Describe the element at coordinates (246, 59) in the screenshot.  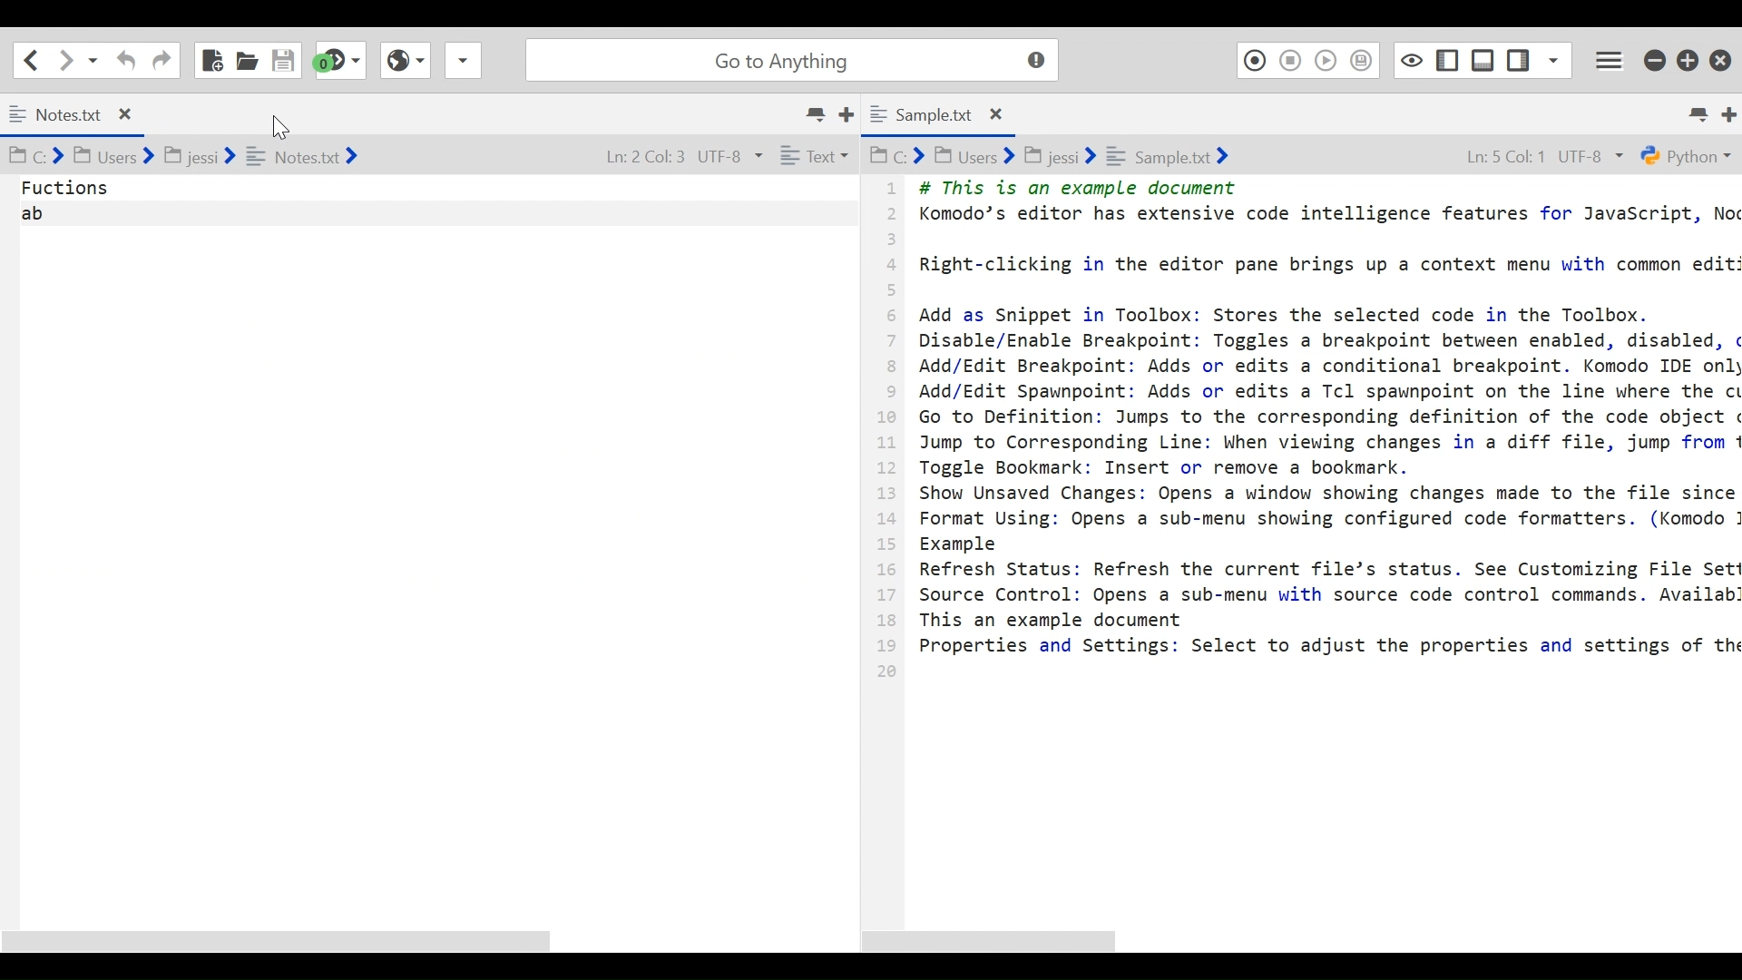
I see `Open File` at that location.